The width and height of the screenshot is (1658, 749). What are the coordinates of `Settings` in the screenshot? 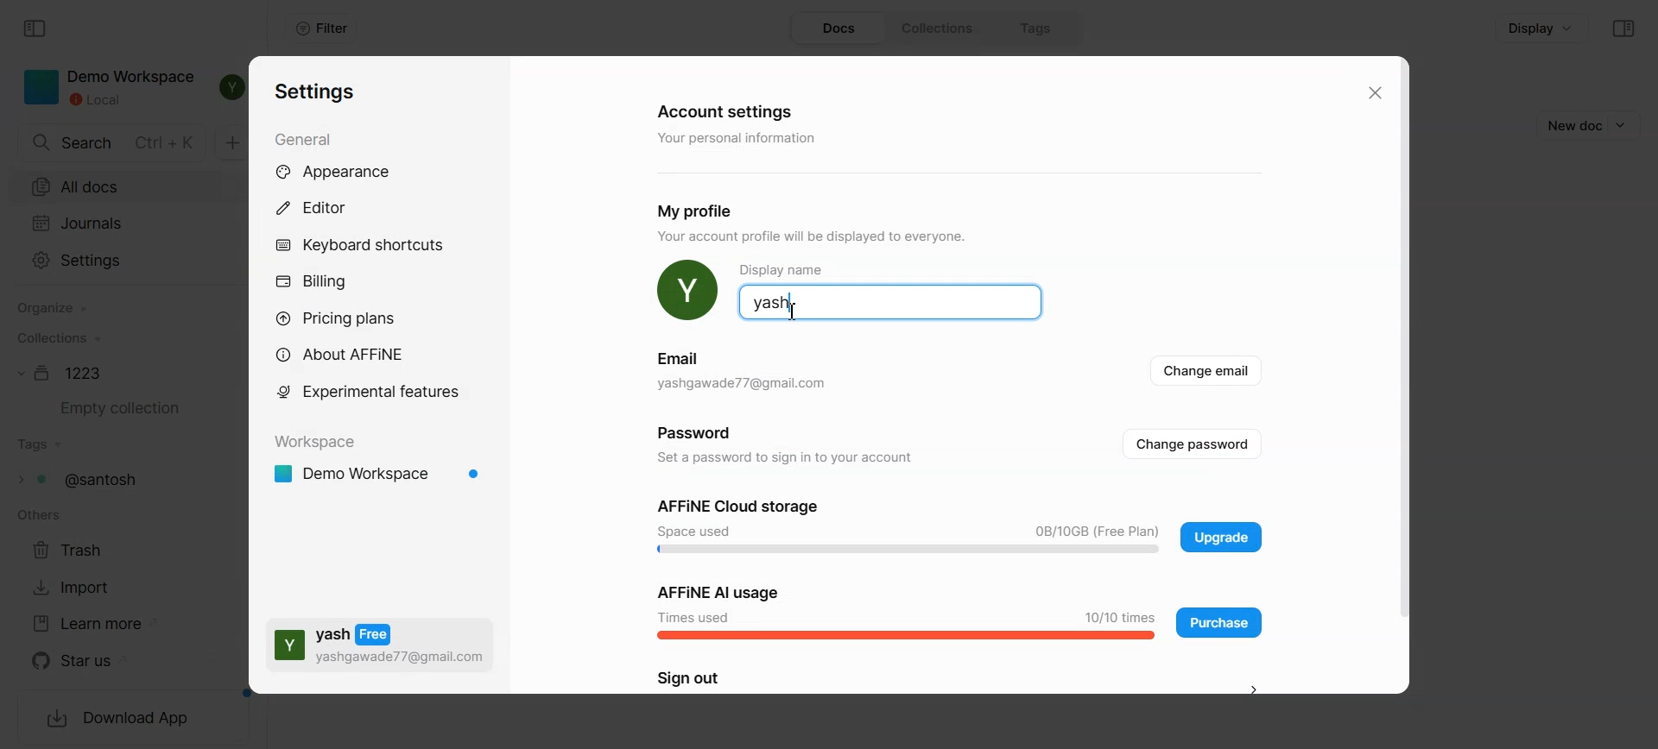 It's located at (316, 92).